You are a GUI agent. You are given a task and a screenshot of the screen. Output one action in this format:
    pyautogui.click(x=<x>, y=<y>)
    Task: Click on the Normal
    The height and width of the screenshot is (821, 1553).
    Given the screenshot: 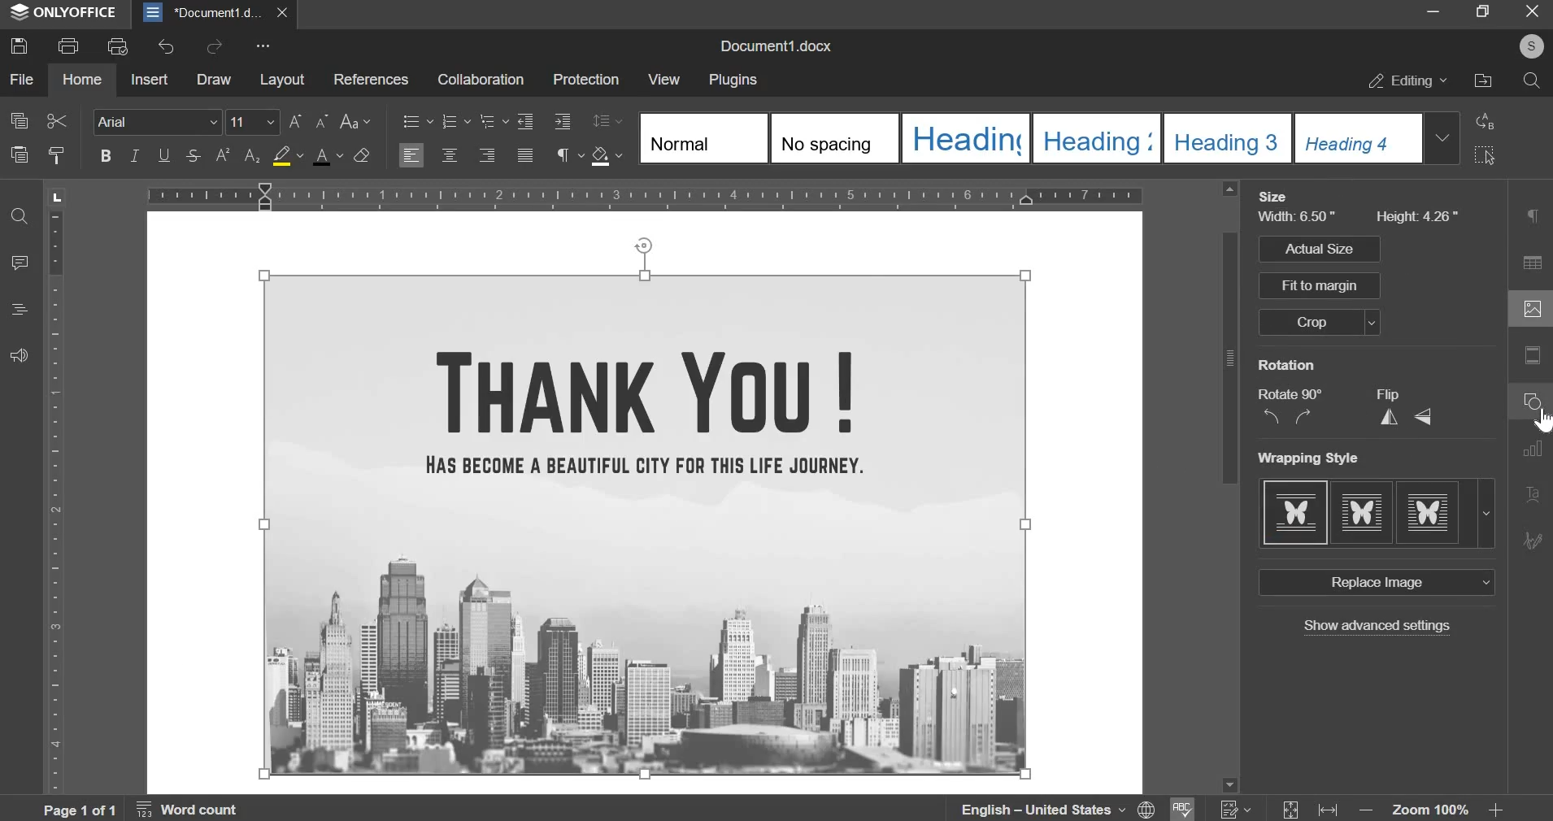 What is the action you would take?
    pyautogui.click(x=701, y=139)
    